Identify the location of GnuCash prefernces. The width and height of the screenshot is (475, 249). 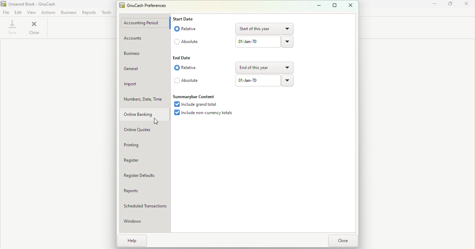
(146, 6).